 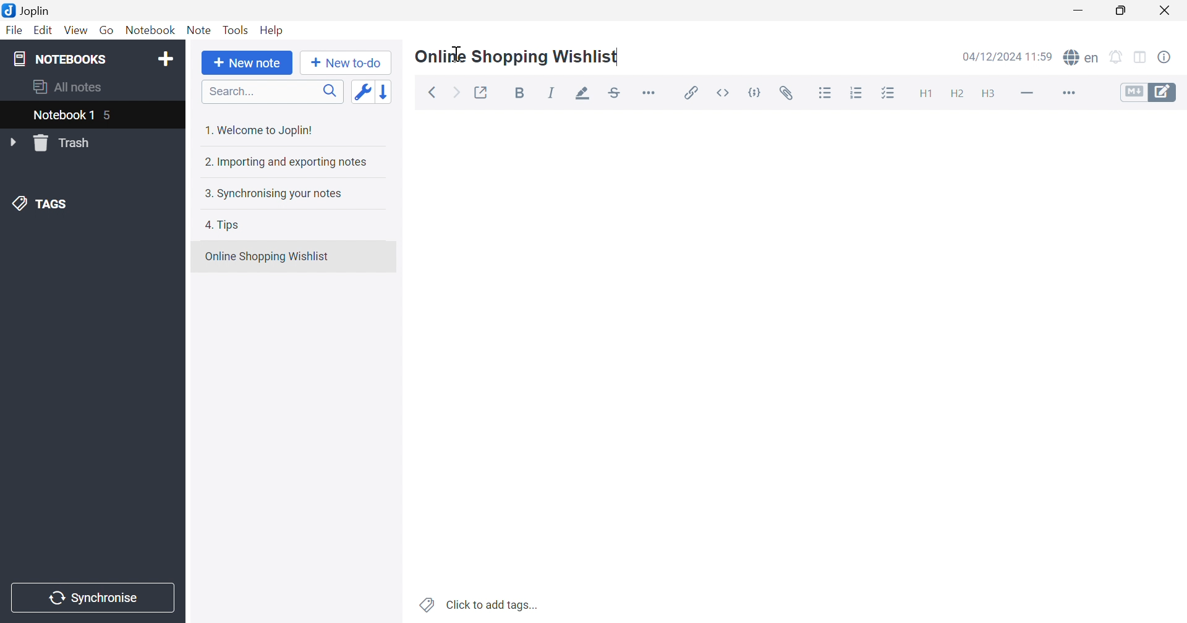 What do you see at coordinates (1141, 58) in the screenshot?
I see `Toggle editor layout` at bounding box center [1141, 58].